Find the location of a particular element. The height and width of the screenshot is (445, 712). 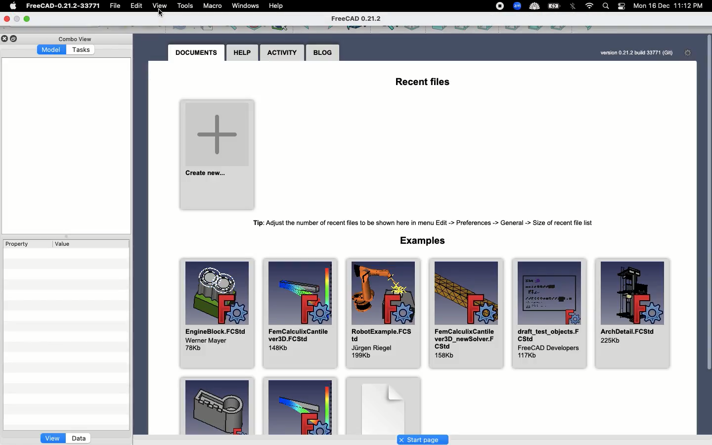

ArchDetail FCStd225Kb is located at coordinates (632, 315).